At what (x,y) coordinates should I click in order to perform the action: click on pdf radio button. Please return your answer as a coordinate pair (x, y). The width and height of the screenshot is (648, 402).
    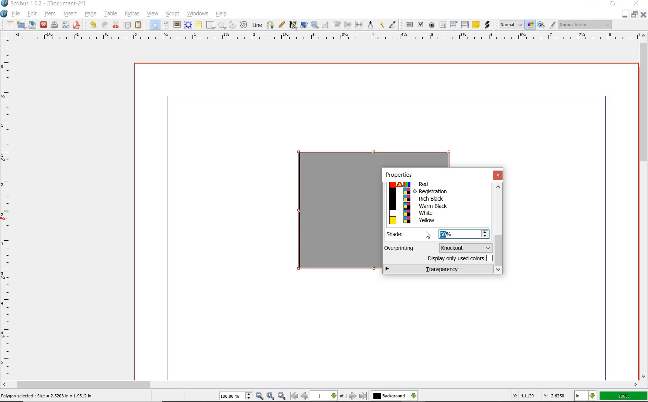
    Looking at the image, I should click on (430, 25).